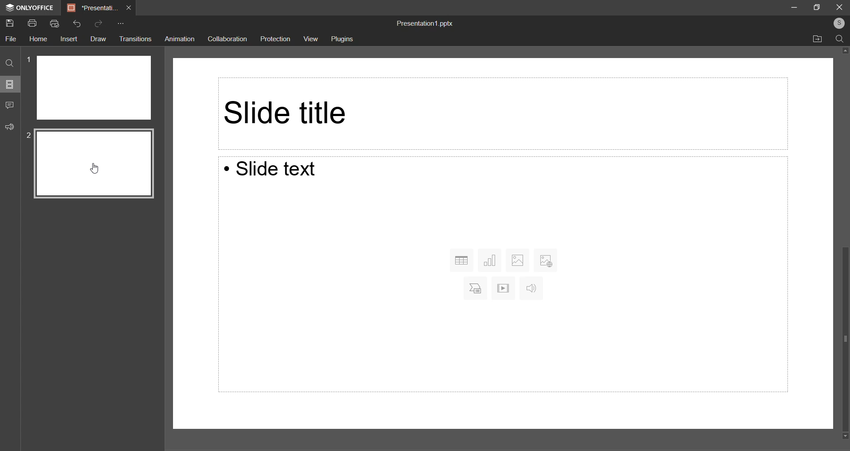 This screenshot has height=451, width=850. I want to click on 1, so click(29, 58).